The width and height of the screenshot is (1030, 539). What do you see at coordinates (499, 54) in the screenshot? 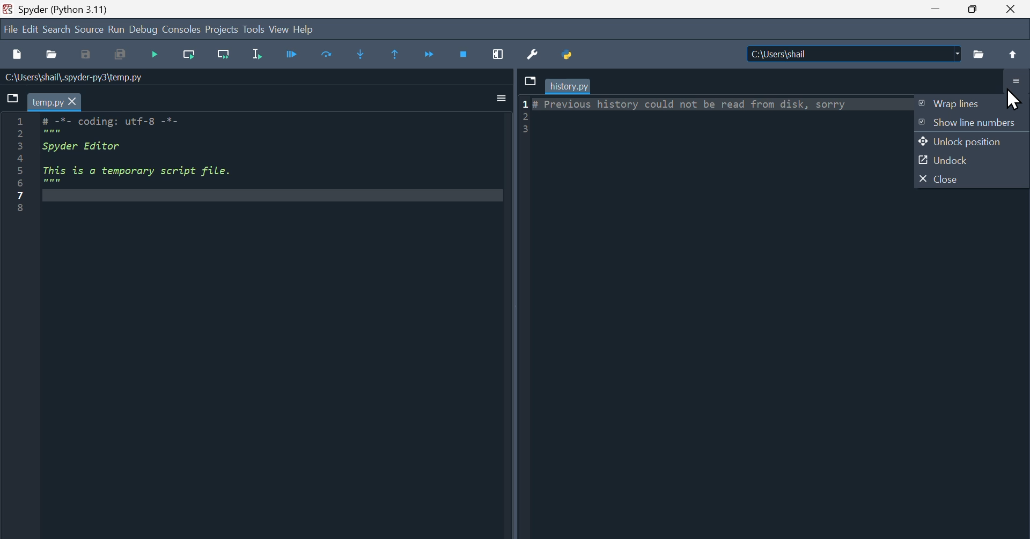
I see `Maximise current window` at bounding box center [499, 54].